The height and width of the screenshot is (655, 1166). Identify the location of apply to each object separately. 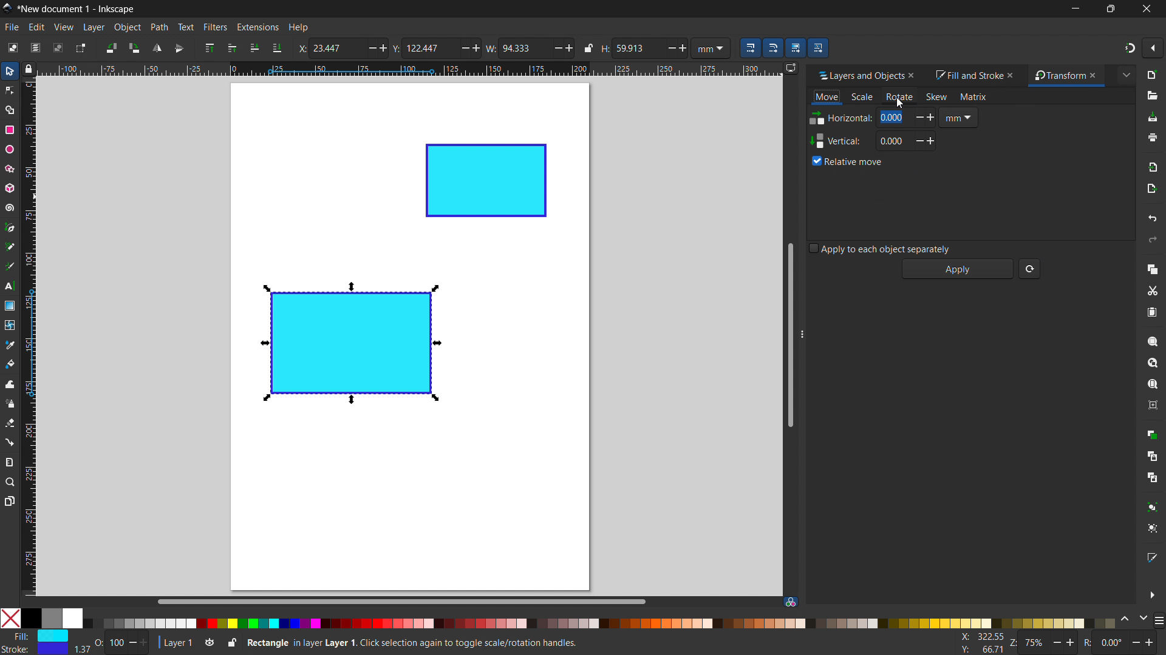
(880, 248).